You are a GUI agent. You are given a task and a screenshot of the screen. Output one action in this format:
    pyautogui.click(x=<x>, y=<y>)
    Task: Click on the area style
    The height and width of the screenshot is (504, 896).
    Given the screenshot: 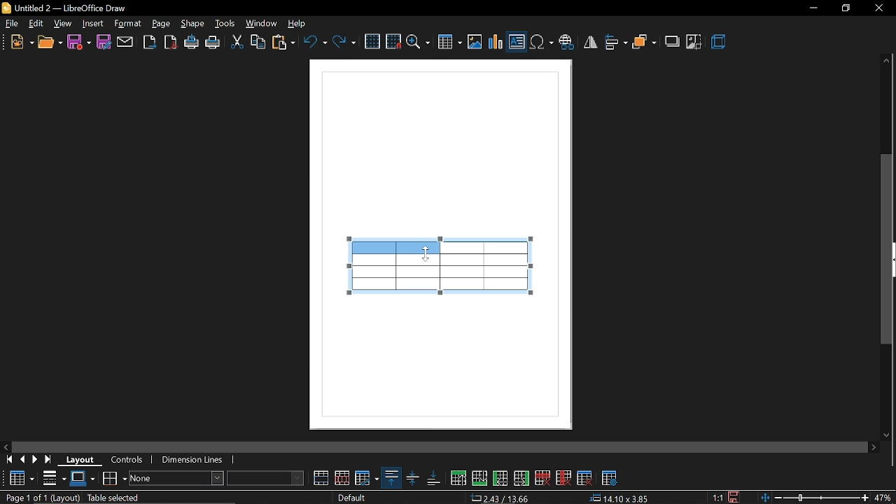 What is the action you would take?
    pyautogui.click(x=177, y=479)
    